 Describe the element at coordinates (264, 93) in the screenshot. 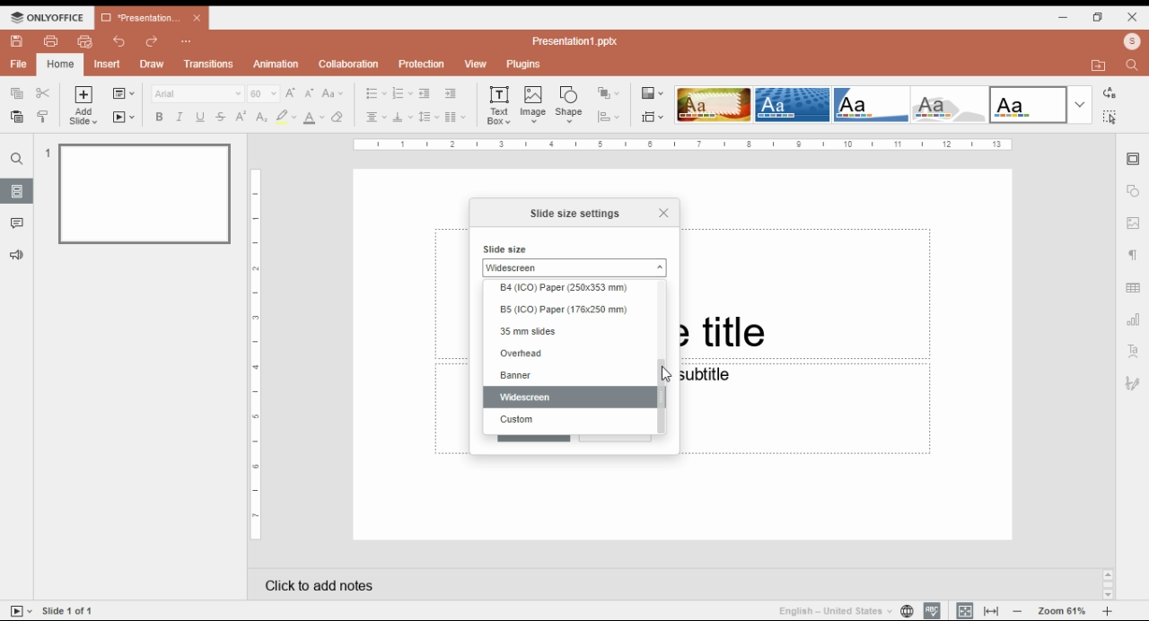

I see `60` at that location.